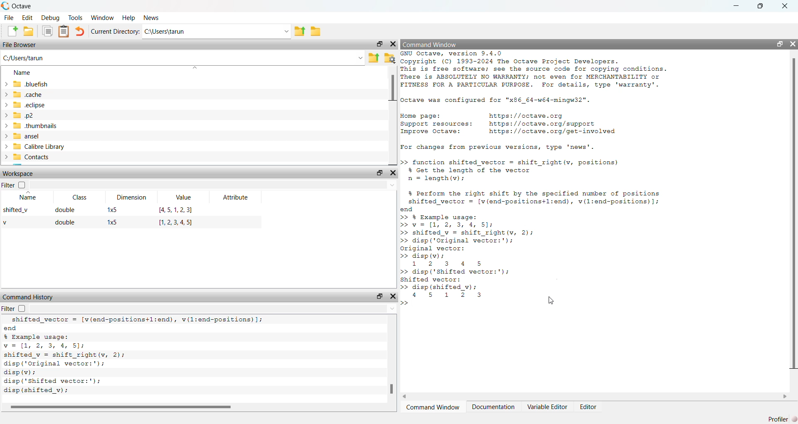  Describe the element at coordinates (518, 125) in the screenshot. I see `resource links of octave` at that location.